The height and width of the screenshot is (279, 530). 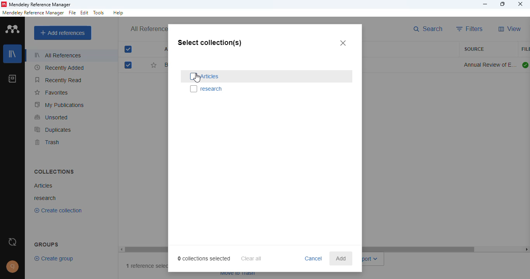 What do you see at coordinates (47, 198) in the screenshot?
I see `research` at bounding box center [47, 198].